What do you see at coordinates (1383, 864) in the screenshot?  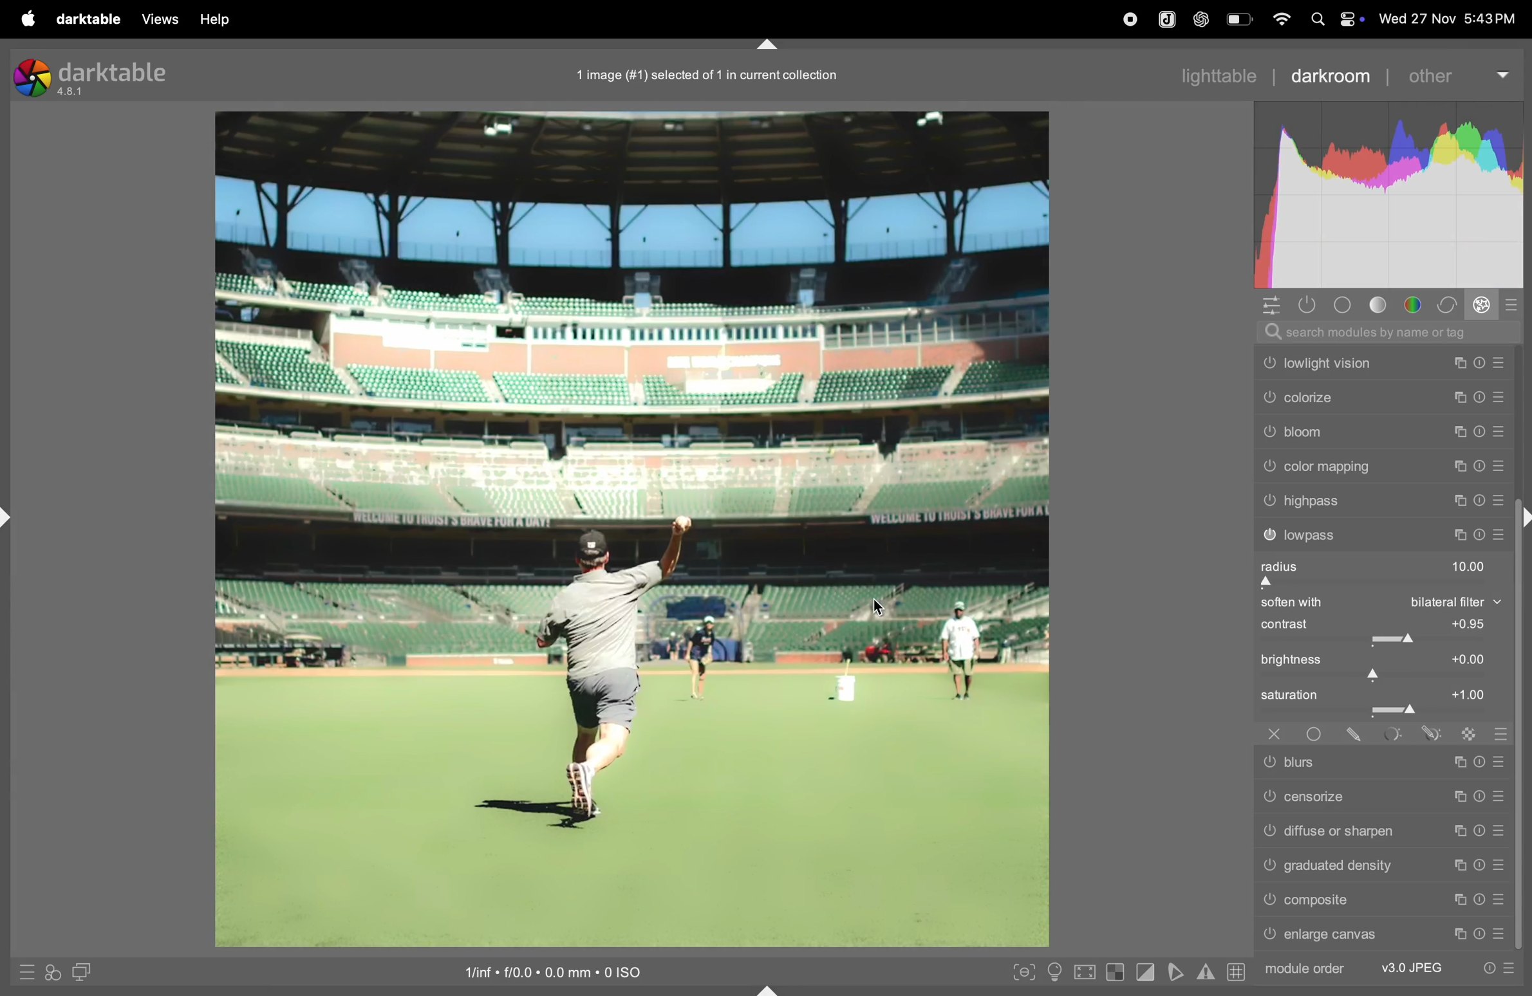 I see `gradient density` at bounding box center [1383, 864].